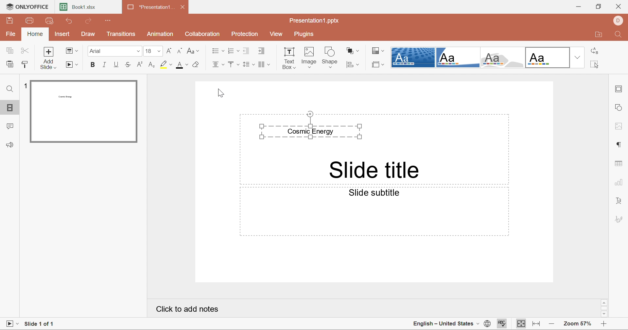  I want to click on Select slide size, so click(377, 65).